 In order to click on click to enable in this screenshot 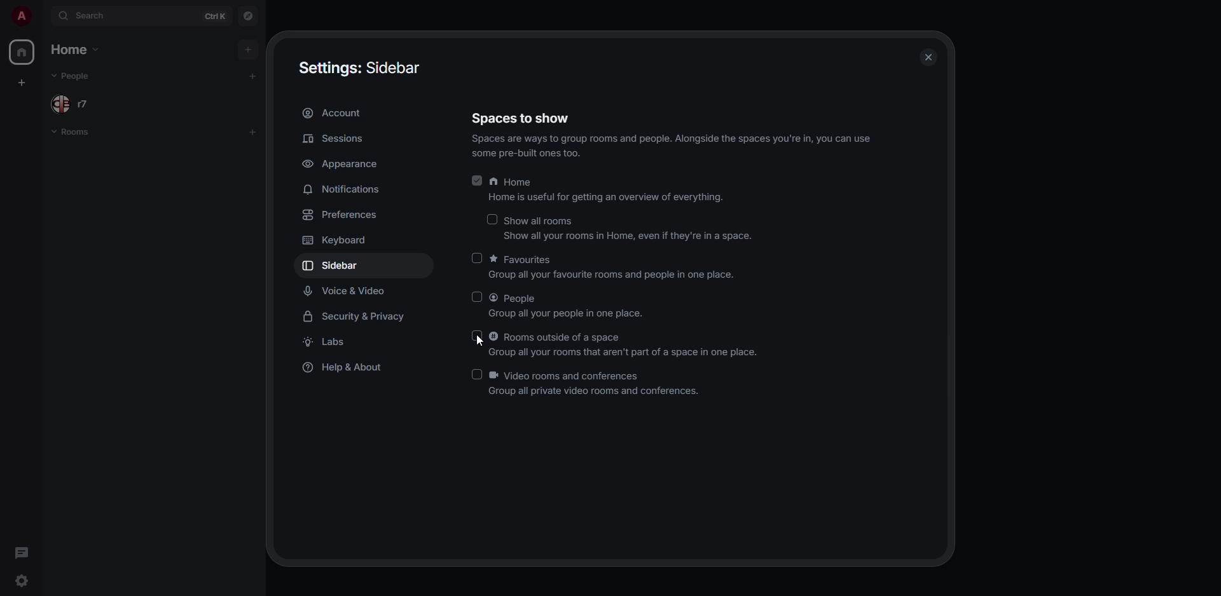, I will do `click(493, 217)`.